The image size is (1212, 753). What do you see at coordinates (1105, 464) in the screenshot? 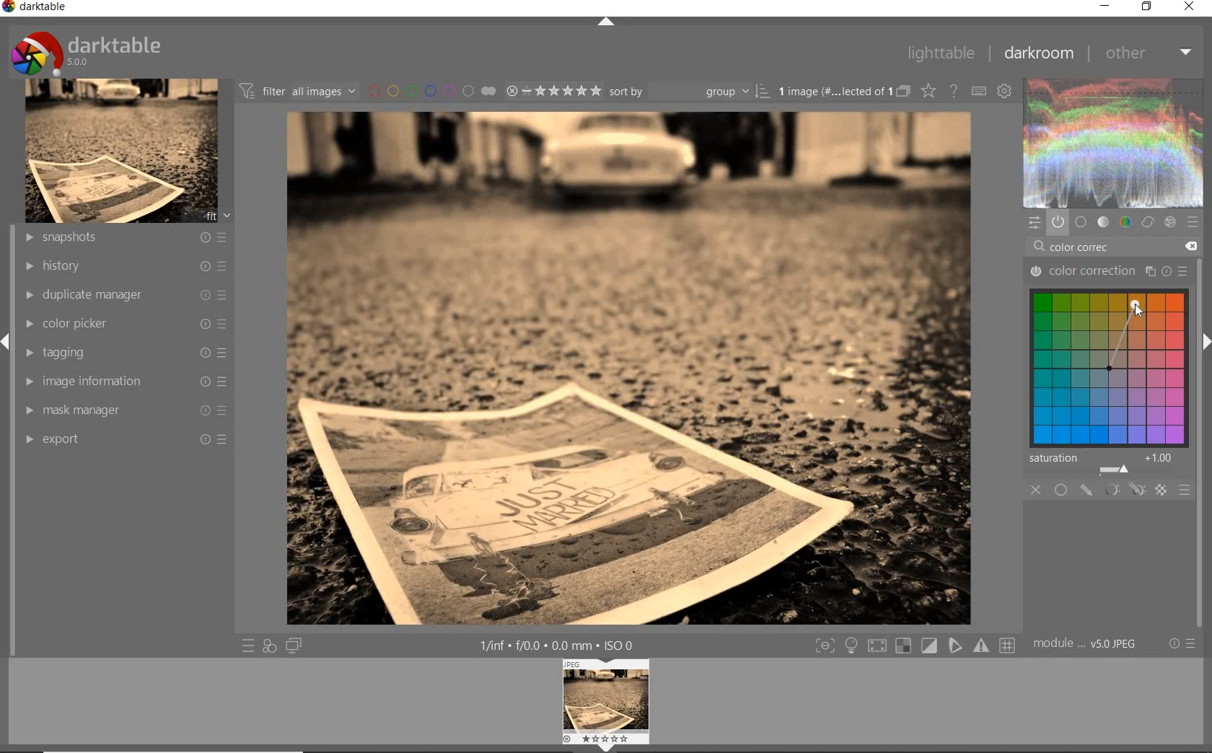
I see `saturation` at bounding box center [1105, 464].